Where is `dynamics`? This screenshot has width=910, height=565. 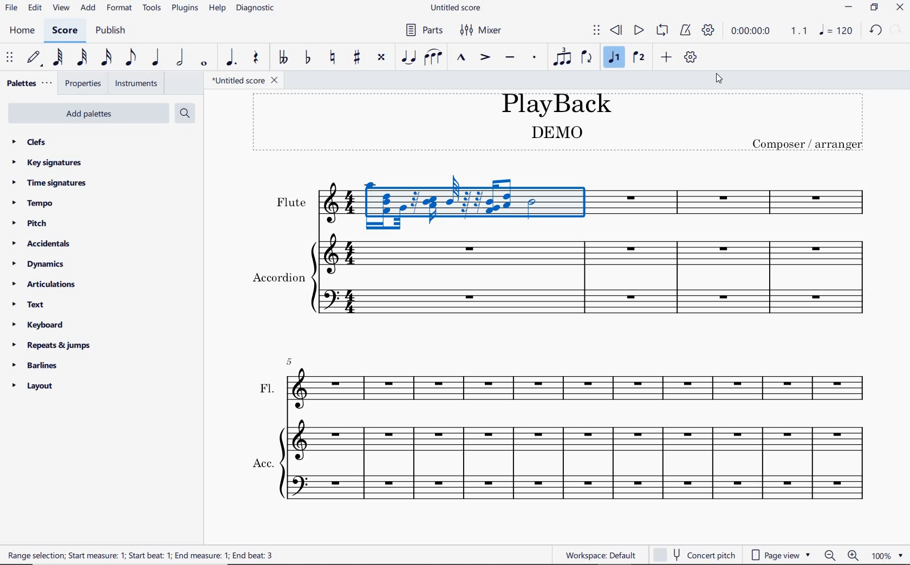
dynamics is located at coordinates (38, 265).